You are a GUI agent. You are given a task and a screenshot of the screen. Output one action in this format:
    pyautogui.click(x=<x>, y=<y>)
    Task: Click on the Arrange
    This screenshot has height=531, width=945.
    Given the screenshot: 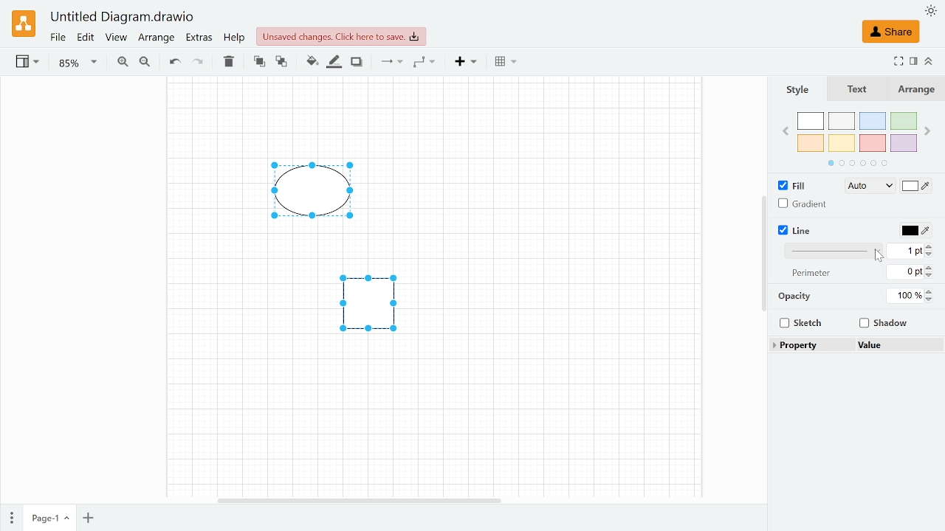 What is the action you would take?
    pyautogui.click(x=916, y=89)
    